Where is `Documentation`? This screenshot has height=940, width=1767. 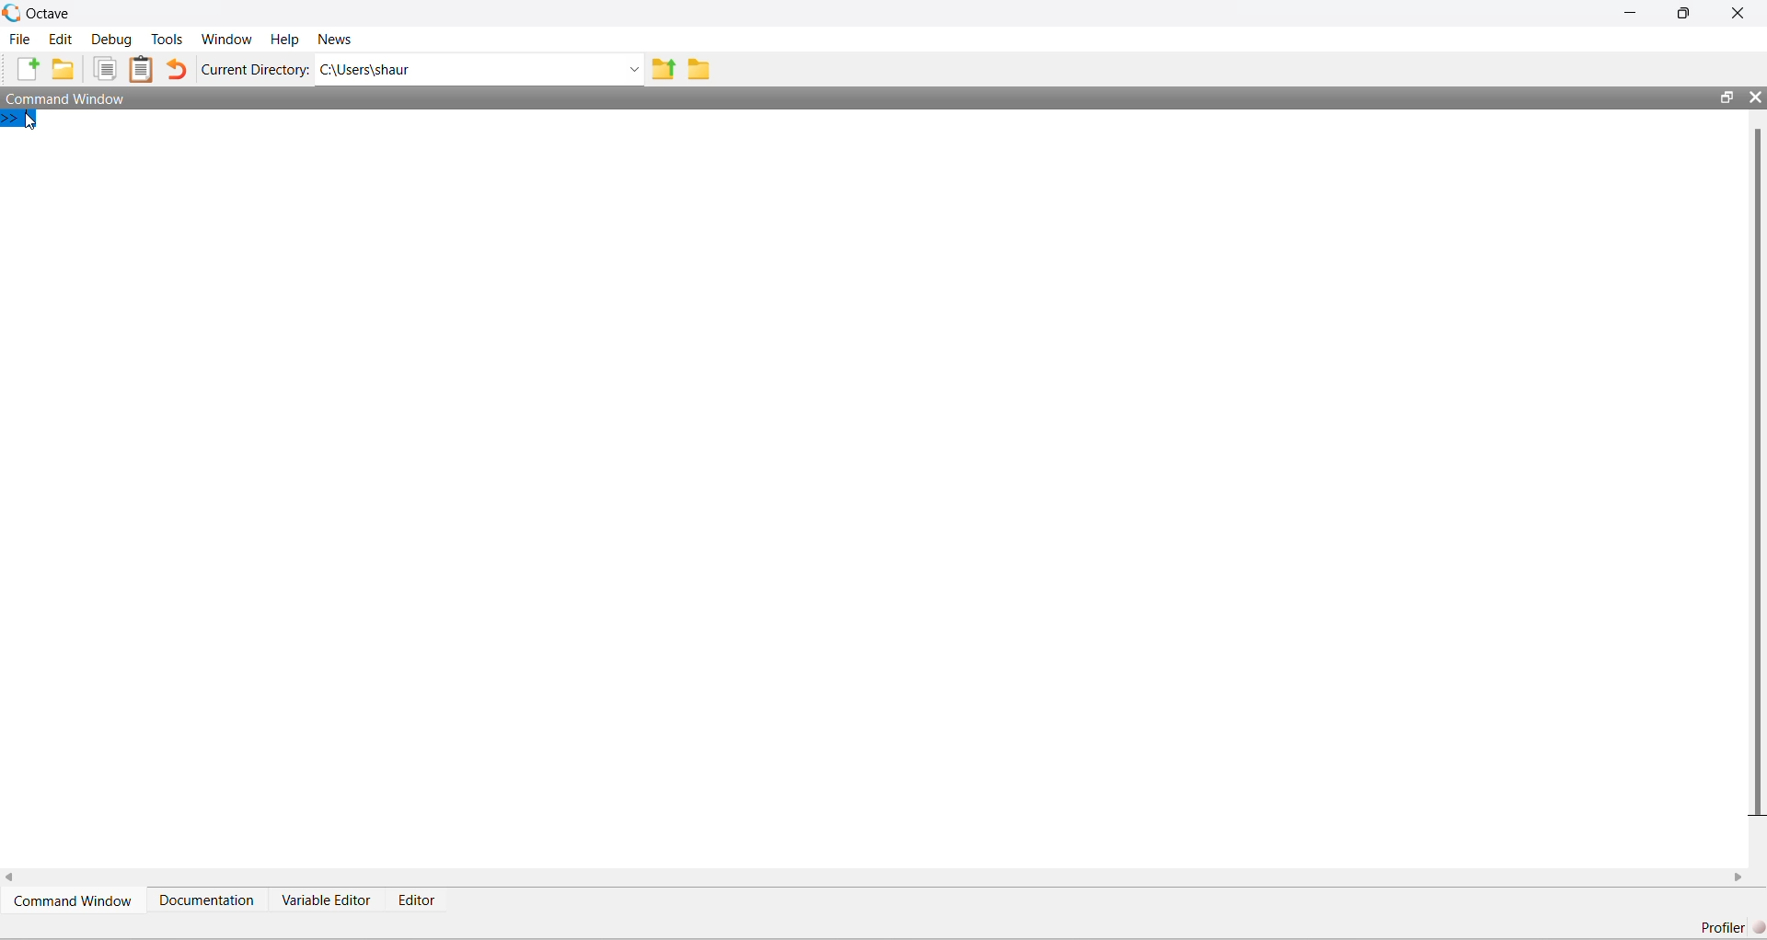 Documentation is located at coordinates (207, 900).